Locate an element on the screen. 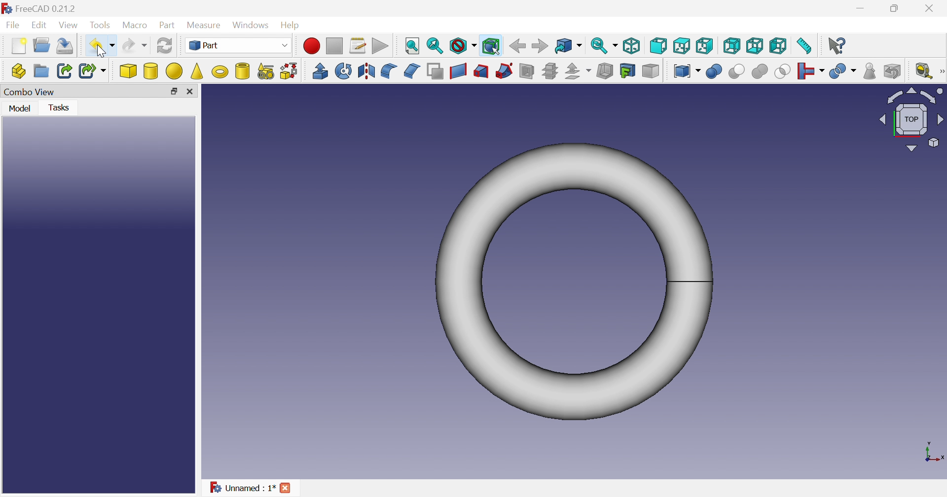 The image size is (947, 497). Make link is located at coordinates (65, 70).